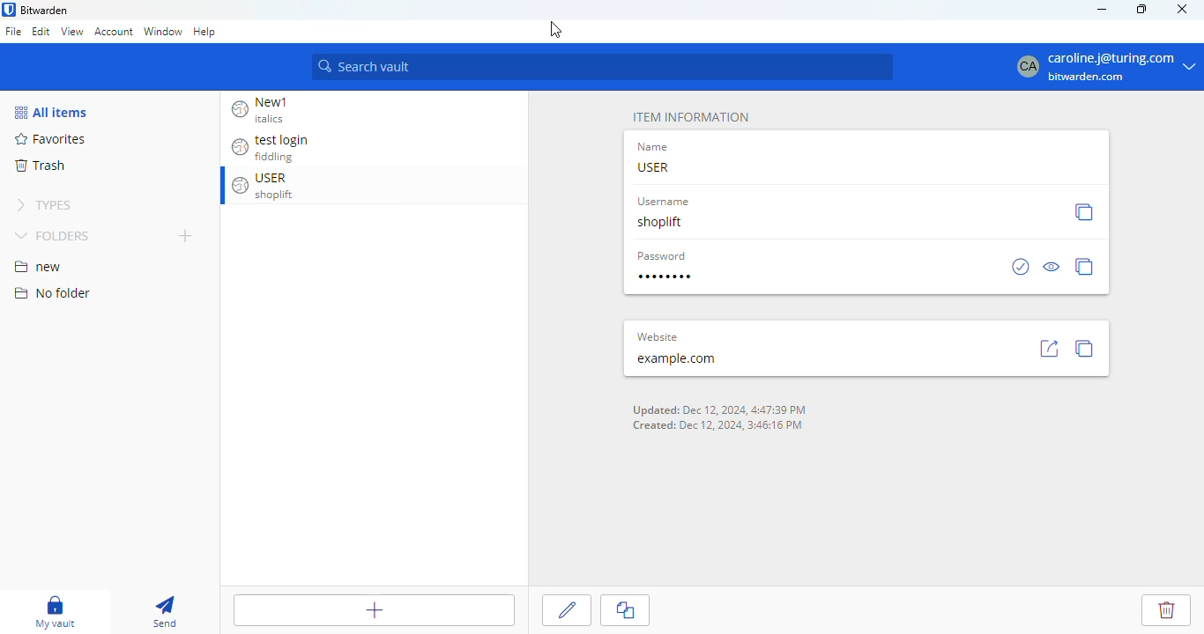  I want to click on file, so click(13, 31).